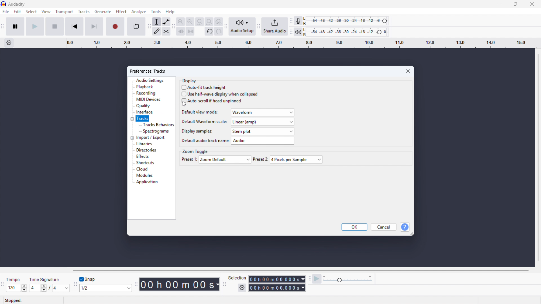  Describe the element at coordinates (83, 12) in the screenshot. I see `tracks` at that location.